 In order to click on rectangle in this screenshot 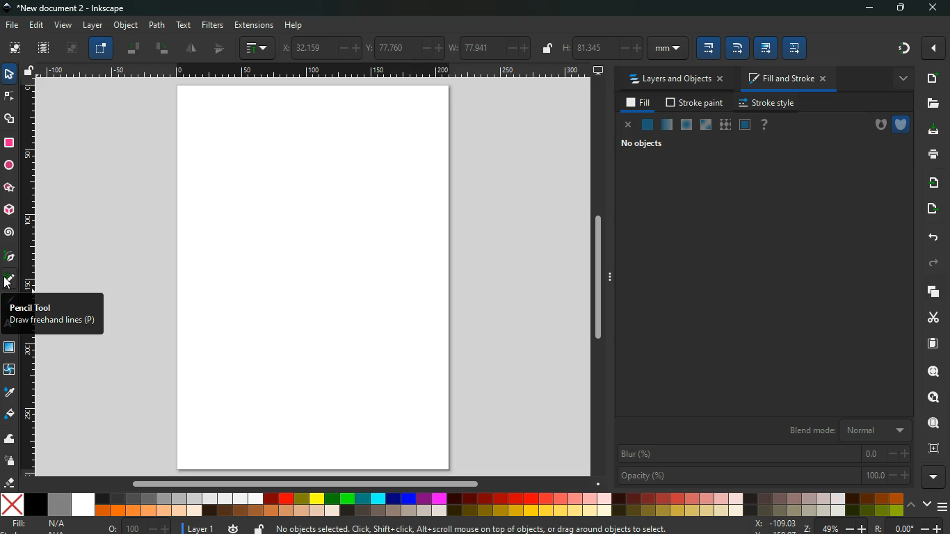, I will do `click(9, 144)`.